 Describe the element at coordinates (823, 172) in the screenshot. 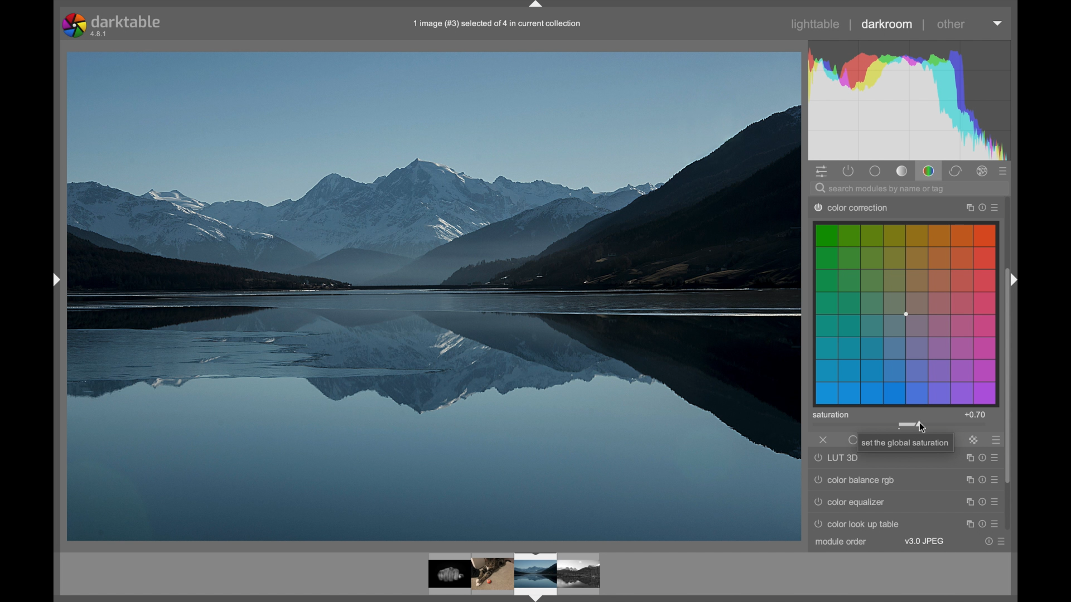

I see `quick access panel` at that location.